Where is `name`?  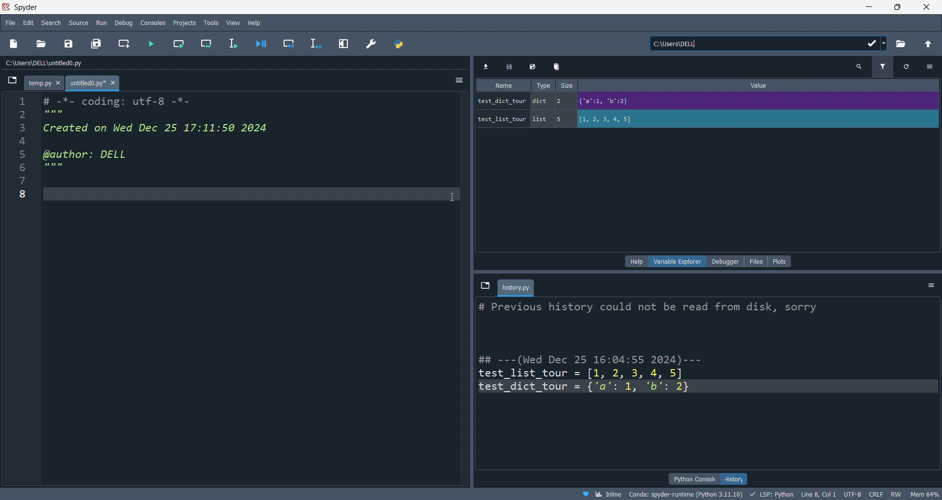 name is located at coordinates (503, 86).